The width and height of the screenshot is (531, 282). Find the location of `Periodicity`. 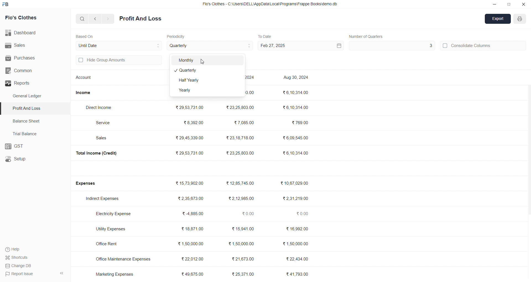

Periodicity is located at coordinates (177, 36).